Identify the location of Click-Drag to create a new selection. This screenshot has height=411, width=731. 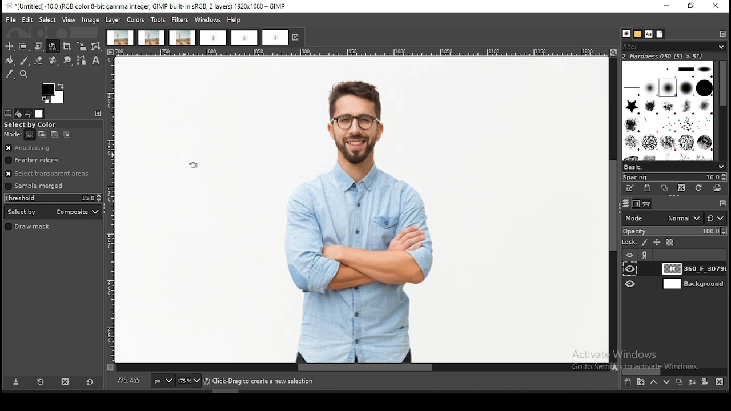
(263, 381).